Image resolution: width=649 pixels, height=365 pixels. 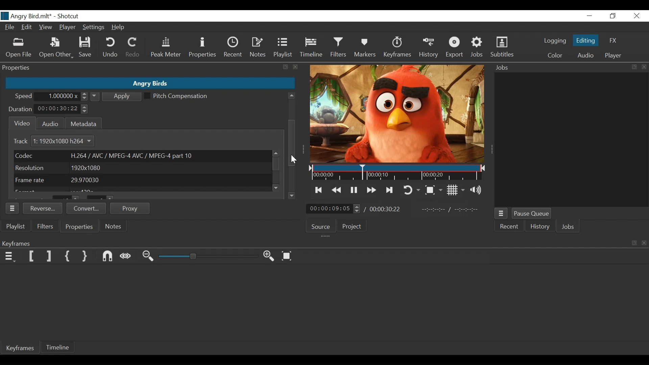 I want to click on Snap, so click(x=108, y=257).